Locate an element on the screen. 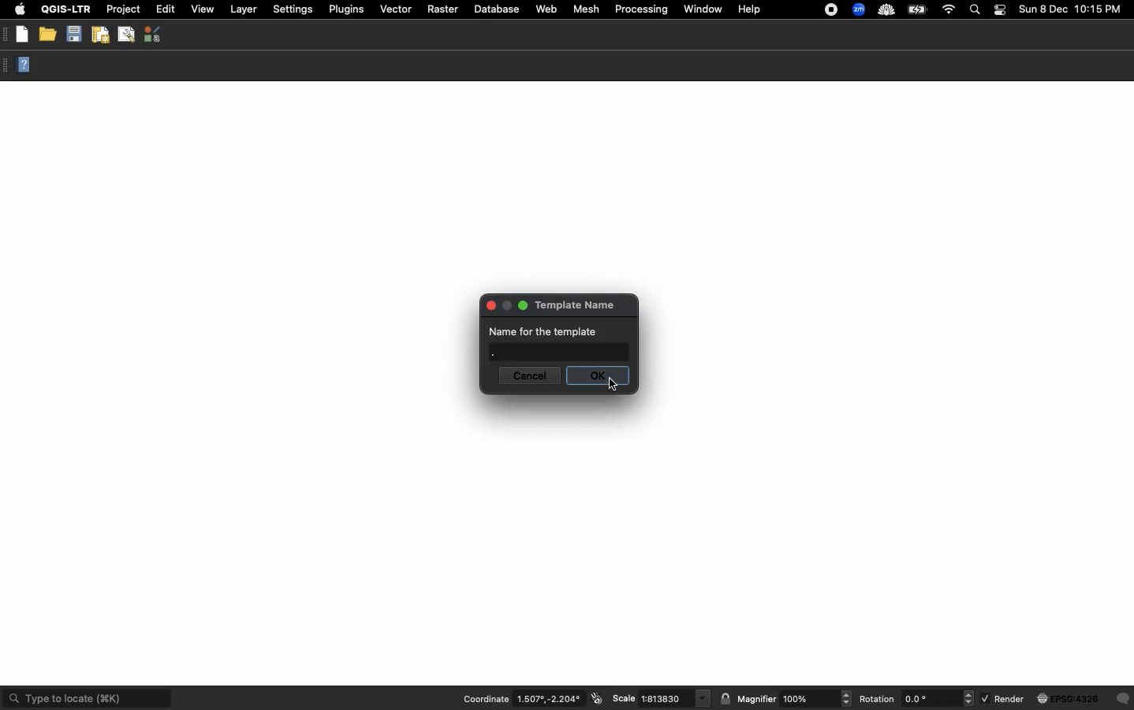 Image resolution: width=1134 pixels, height=710 pixels. Raster is located at coordinates (443, 8).